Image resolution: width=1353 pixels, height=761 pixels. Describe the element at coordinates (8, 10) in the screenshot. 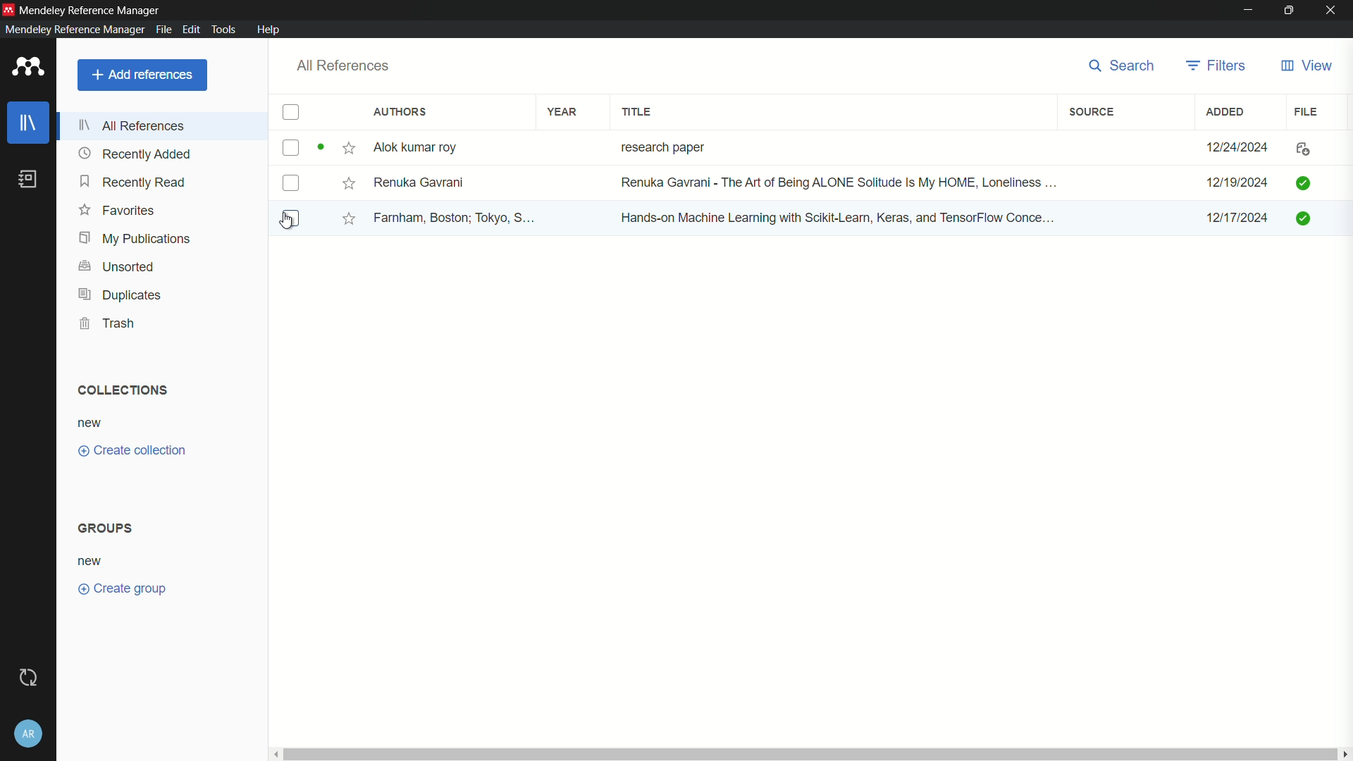

I see `app icon` at that location.